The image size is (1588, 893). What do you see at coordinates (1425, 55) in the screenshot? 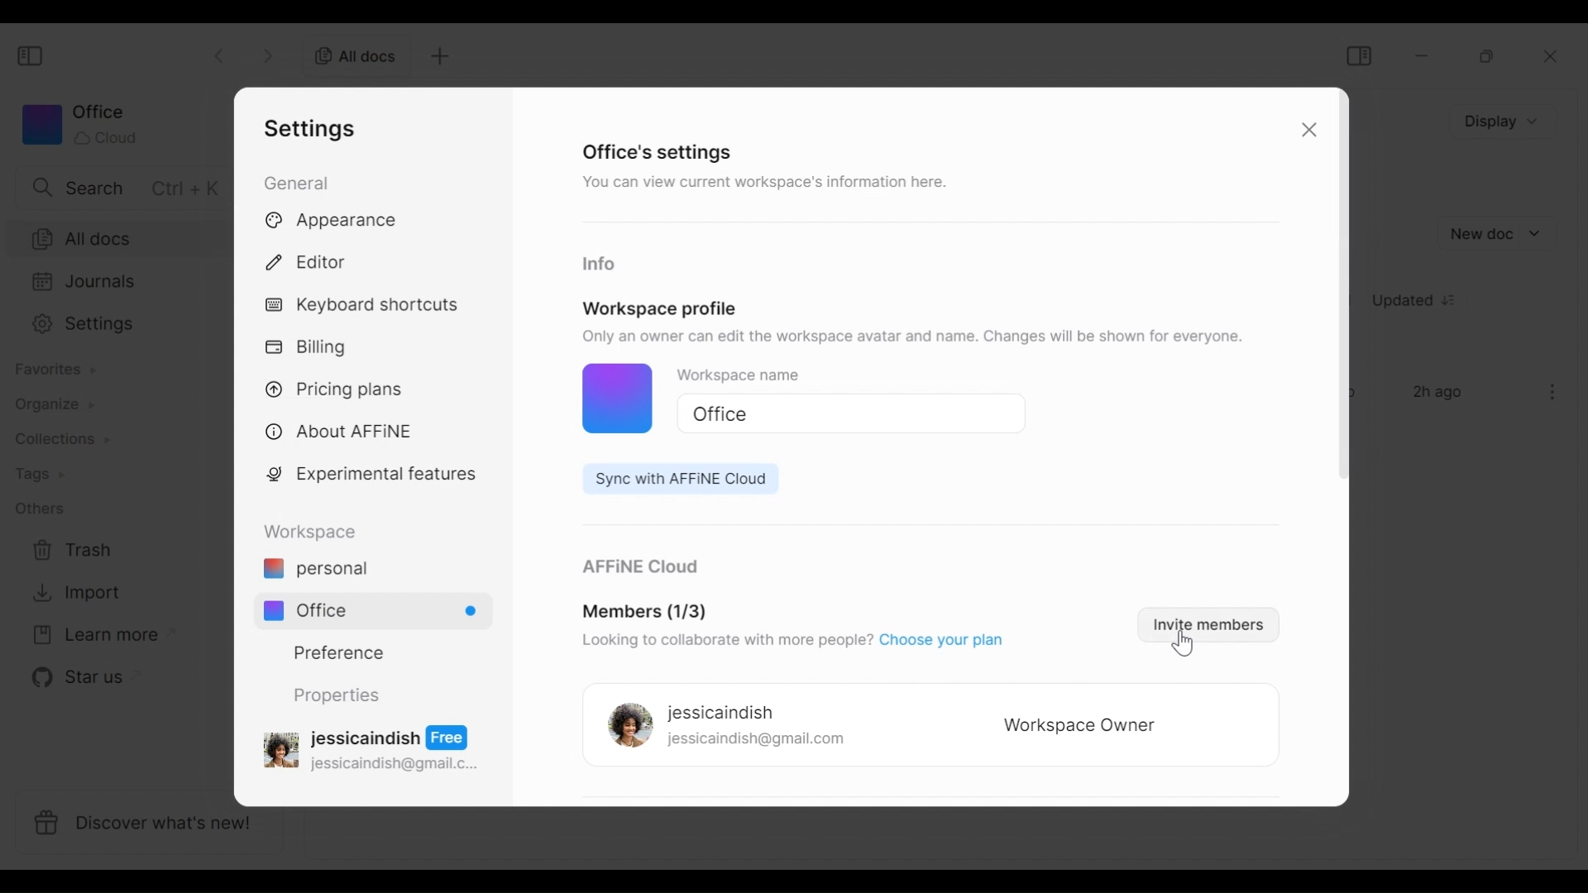
I see `minimize` at bounding box center [1425, 55].